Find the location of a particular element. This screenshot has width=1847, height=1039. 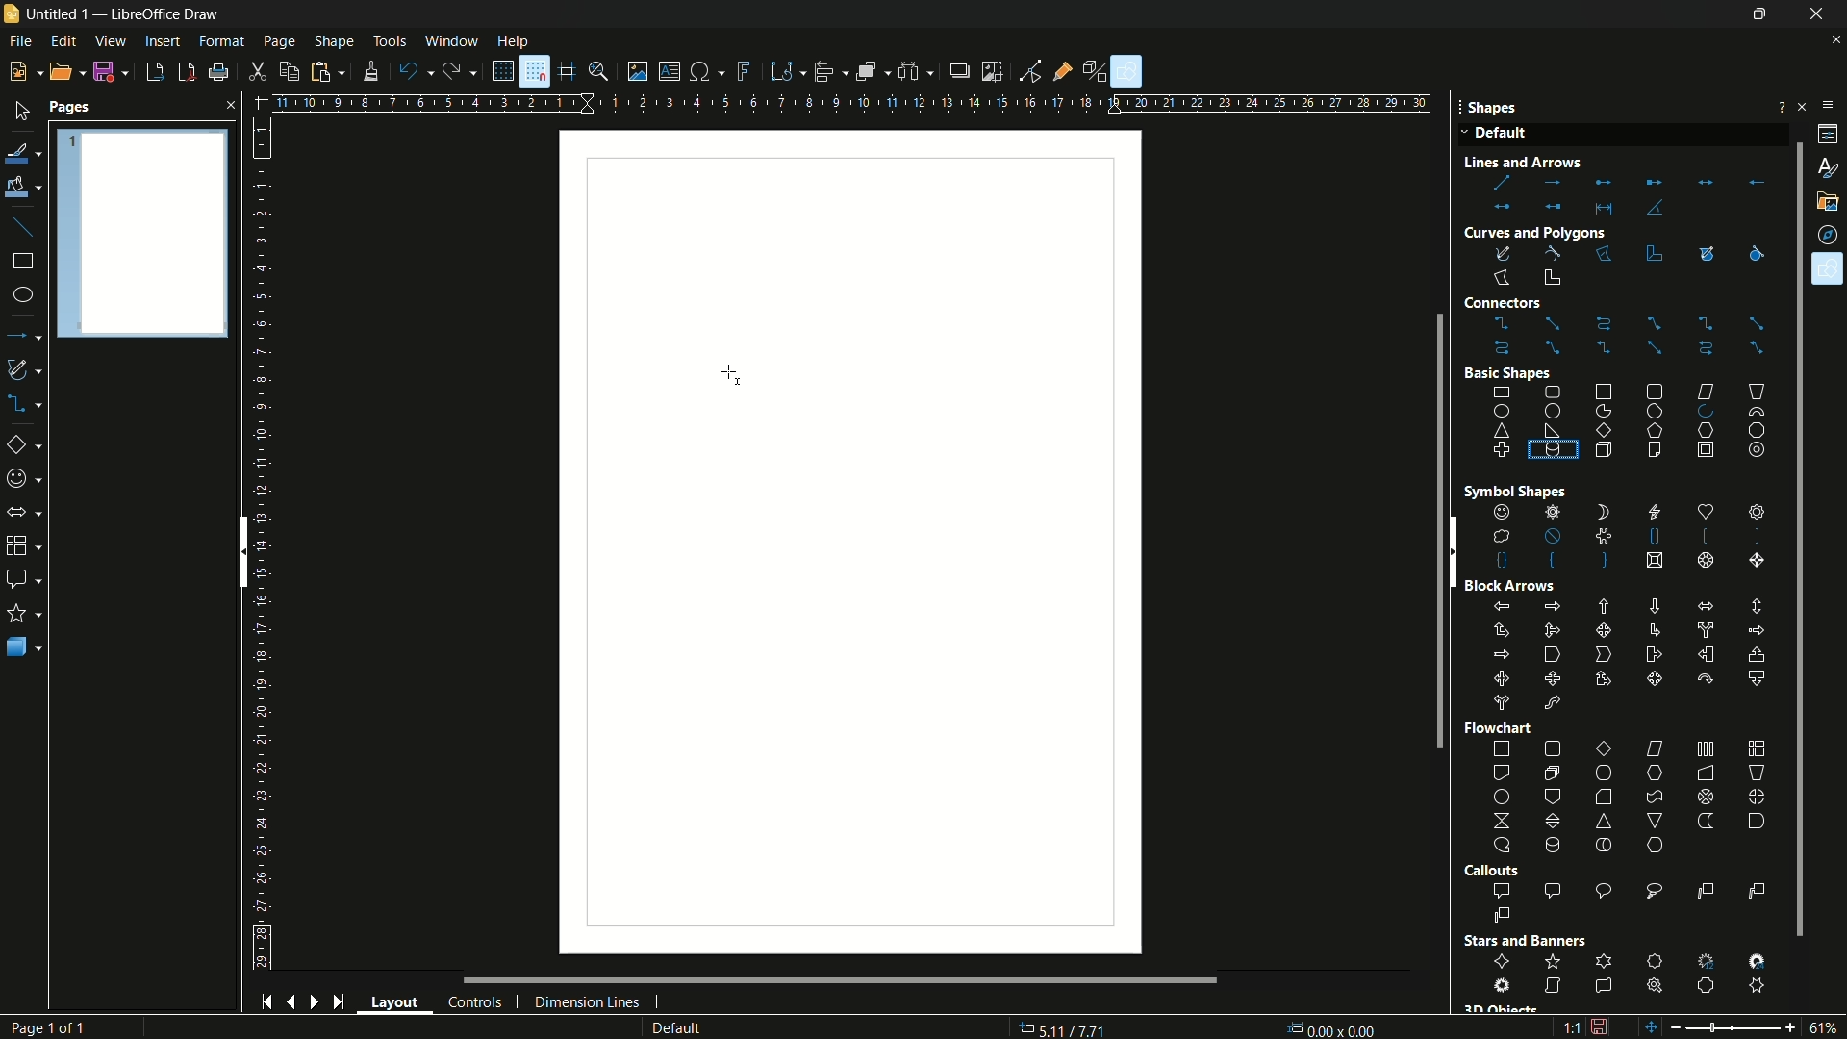

helplines while moving is located at coordinates (568, 73).